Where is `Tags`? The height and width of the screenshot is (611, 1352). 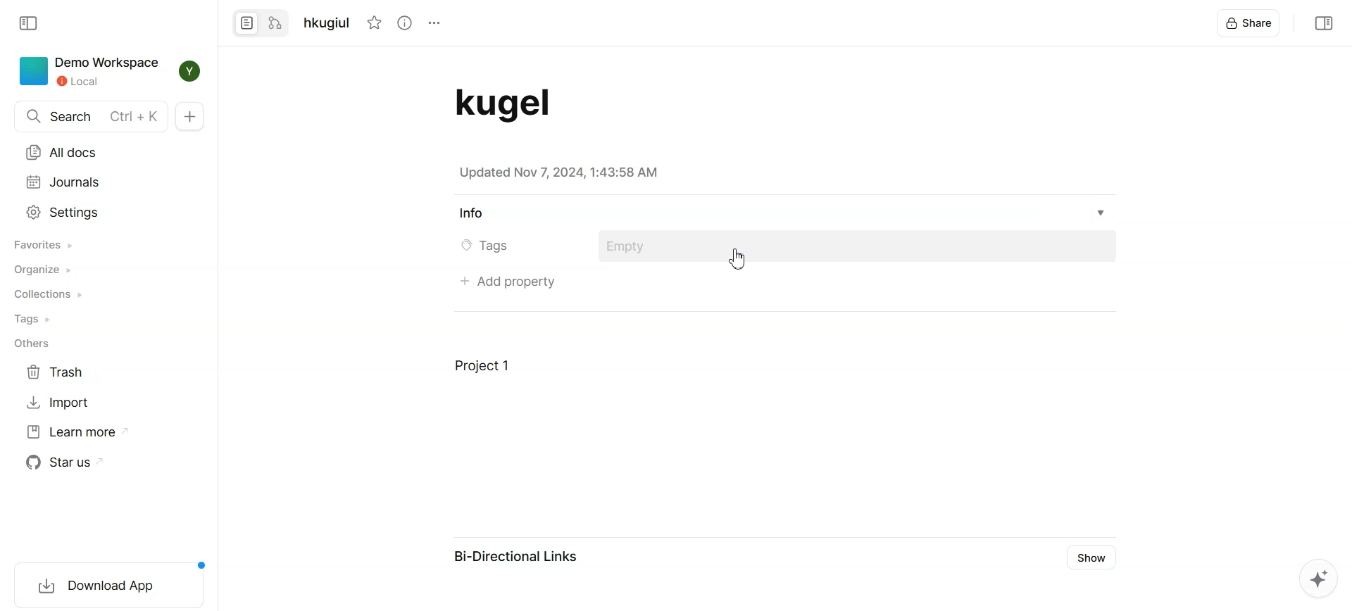 Tags is located at coordinates (35, 320).